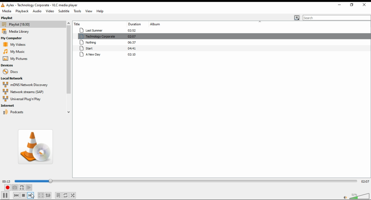  What do you see at coordinates (108, 48) in the screenshot?
I see `start` at bounding box center [108, 48].